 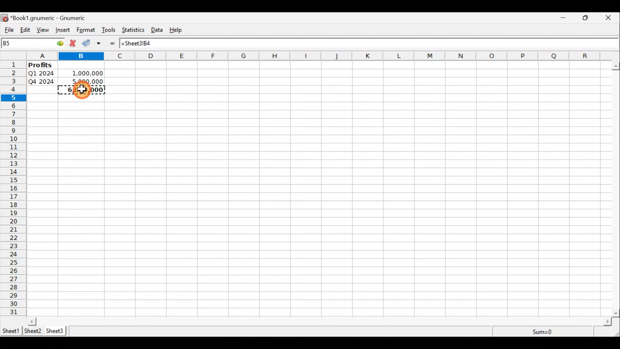 I want to click on scroll right, so click(x=607, y=322).